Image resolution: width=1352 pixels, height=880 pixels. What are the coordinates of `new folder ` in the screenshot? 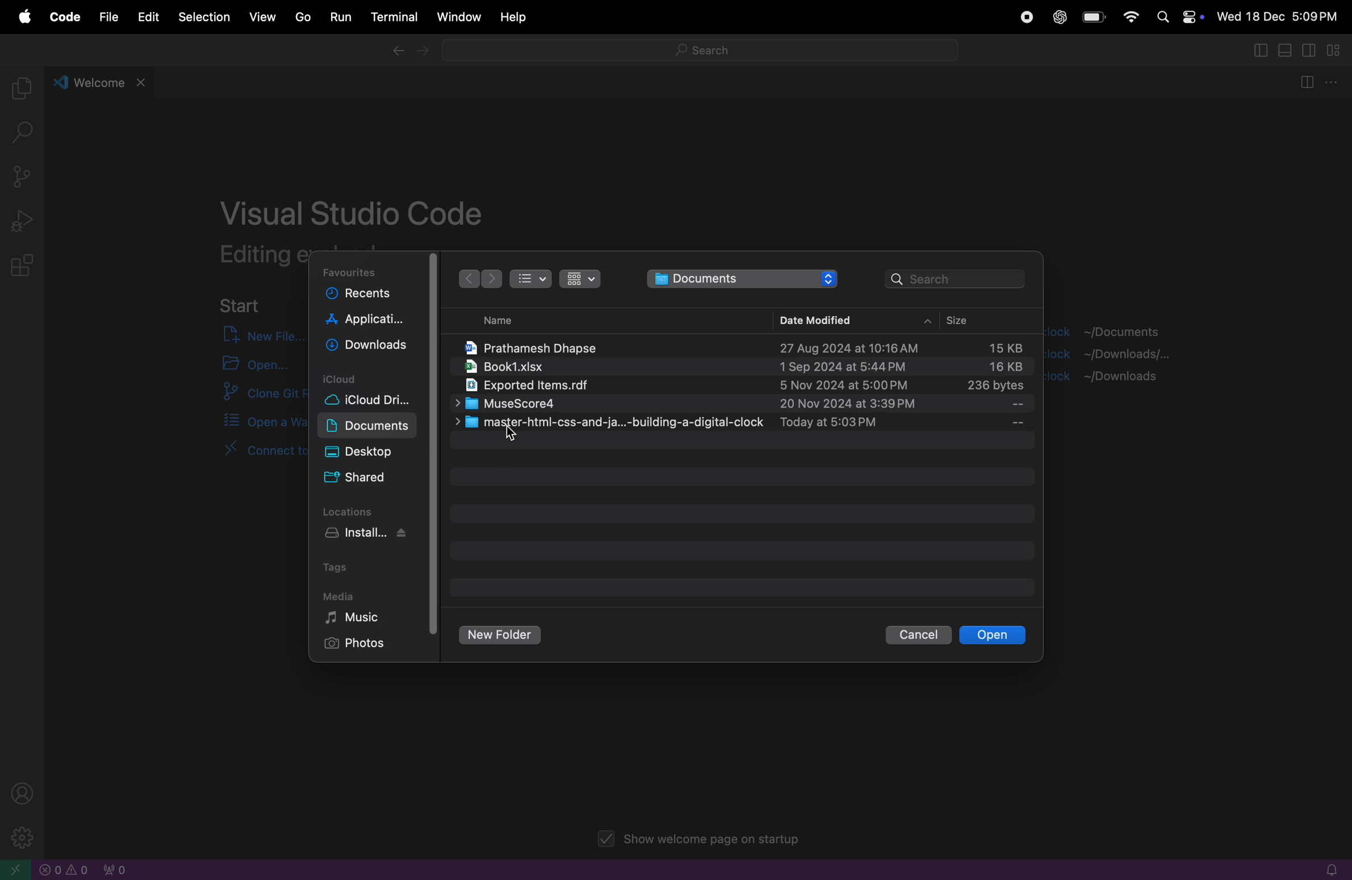 It's located at (502, 636).